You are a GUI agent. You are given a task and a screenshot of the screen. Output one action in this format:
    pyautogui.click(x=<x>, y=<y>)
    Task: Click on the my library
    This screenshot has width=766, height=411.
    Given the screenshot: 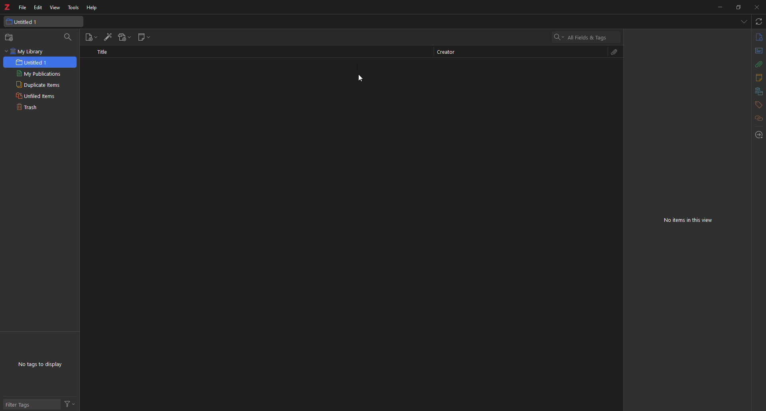 What is the action you would take?
    pyautogui.click(x=26, y=51)
    